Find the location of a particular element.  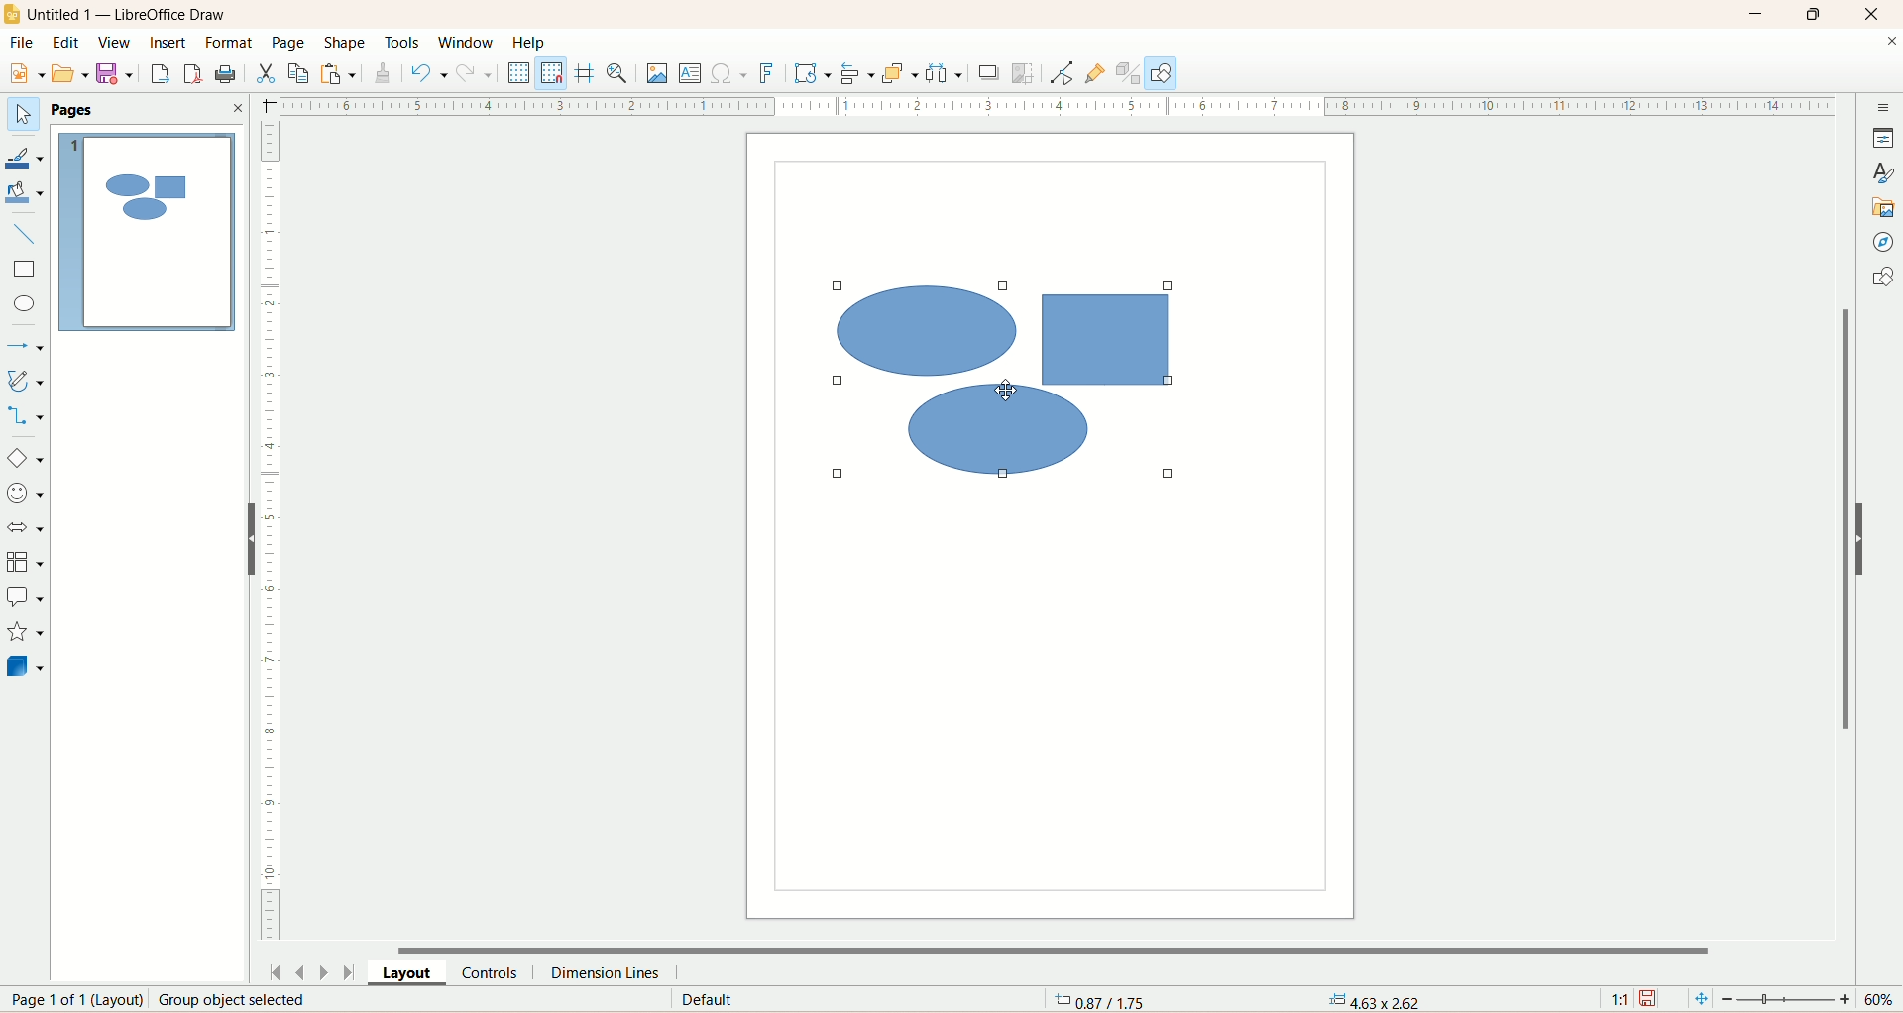

last page is located at coordinates (354, 971).